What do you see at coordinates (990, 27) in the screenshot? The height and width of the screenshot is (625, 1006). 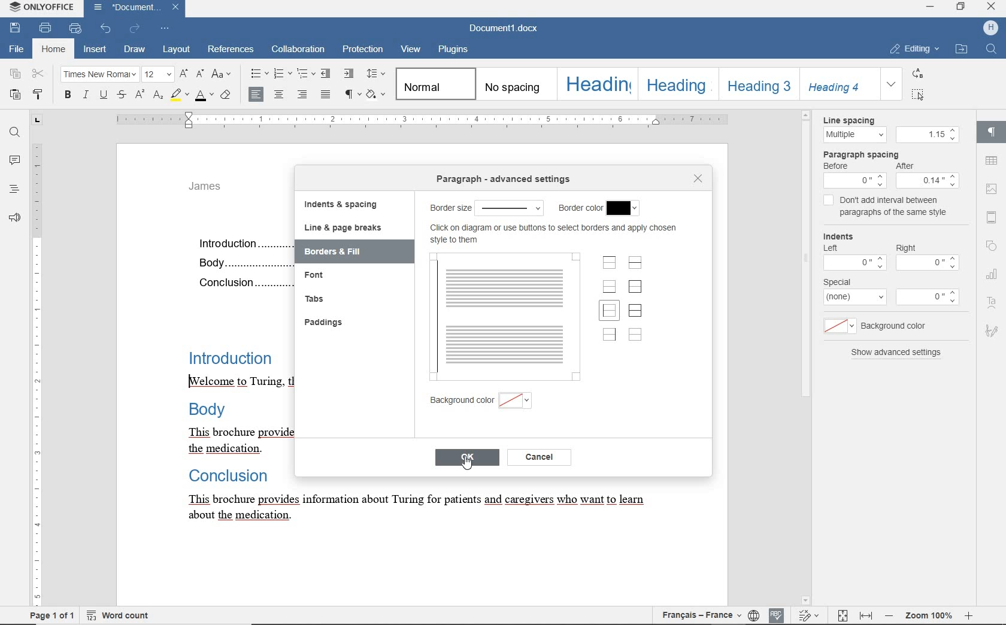 I see `icon` at bounding box center [990, 27].